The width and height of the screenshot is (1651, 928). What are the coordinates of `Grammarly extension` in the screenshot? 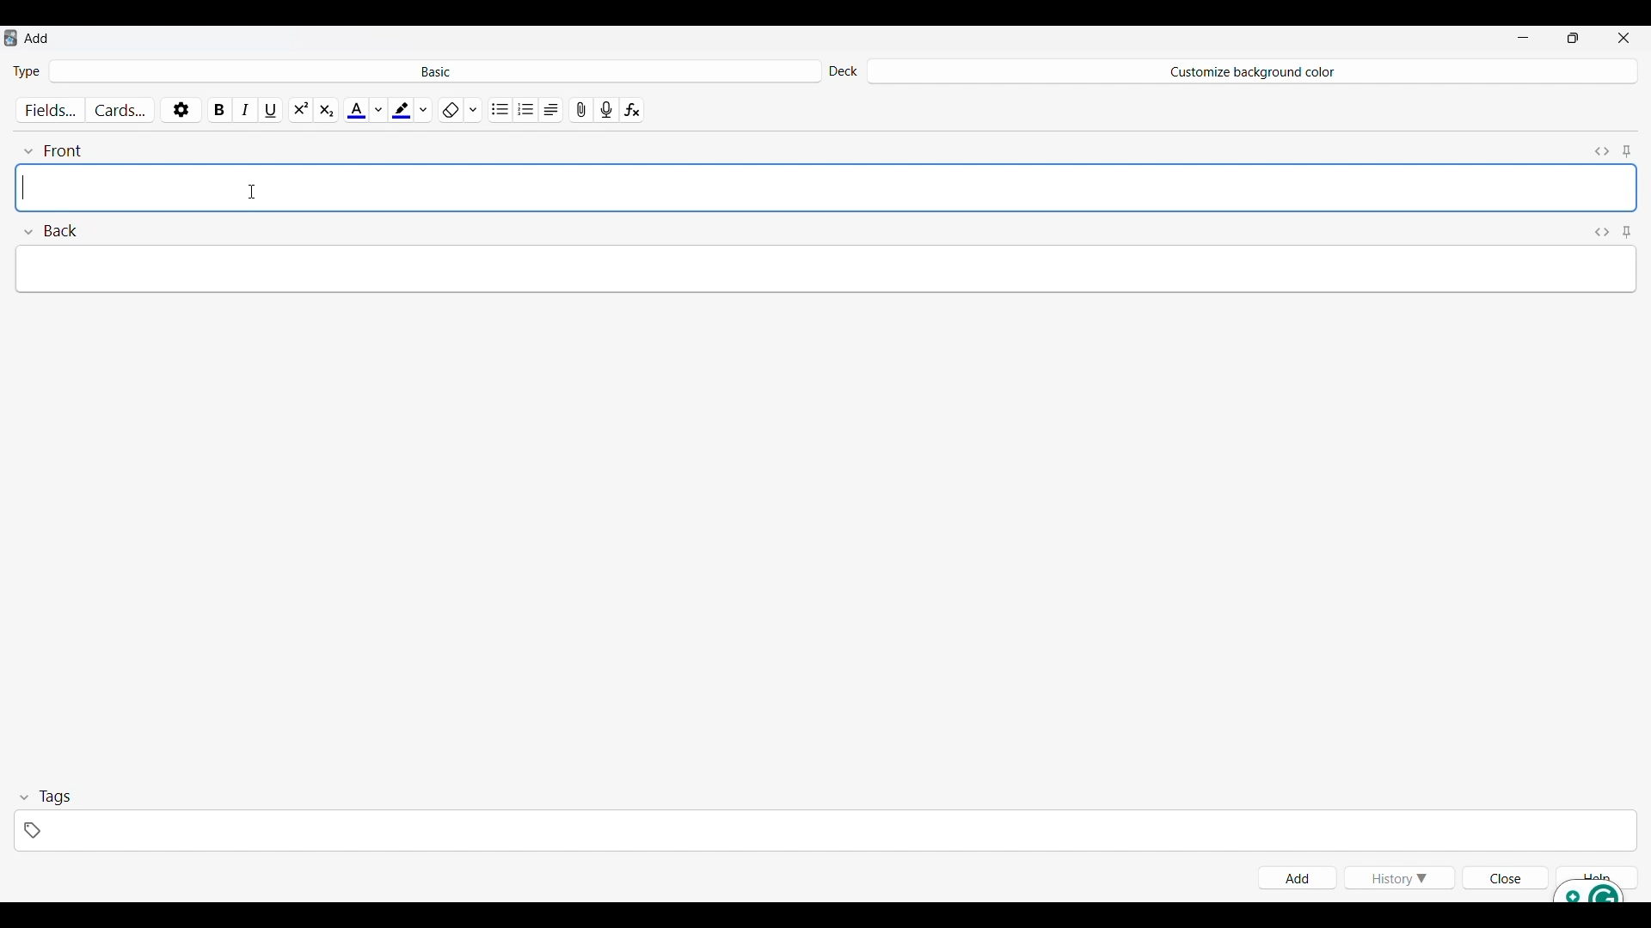 It's located at (1588, 891).